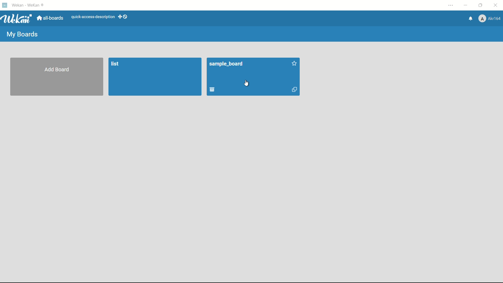  What do you see at coordinates (115, 64) in the screenshot?
I see `list` at bounding box center [115, 64].